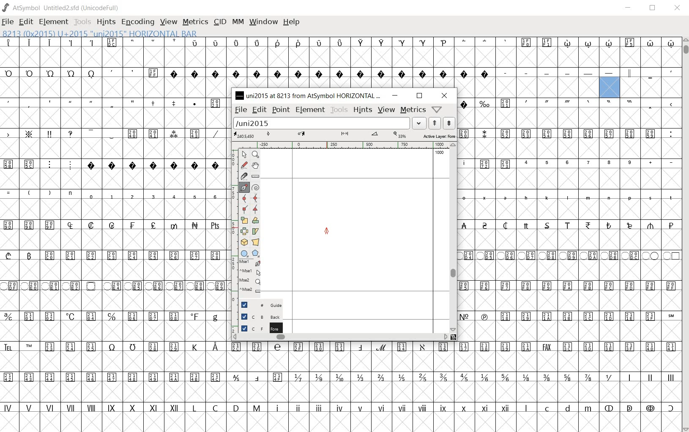 The width and height of the screenshot is (689, 432). I want to click on add a curve point, so click(244, 198).